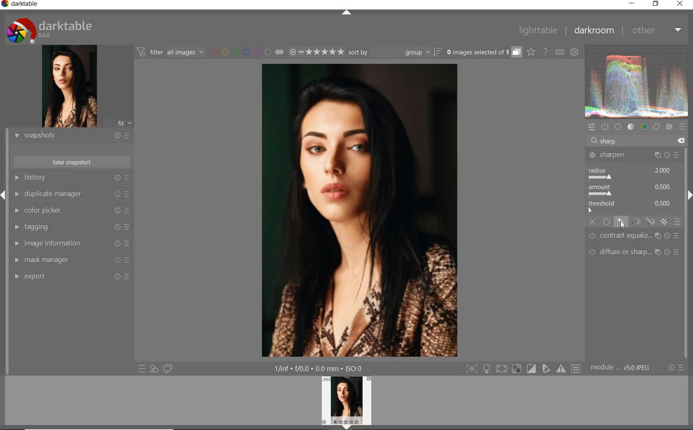 The height and width of the screenshot is (430, 693). Describe the element at coordinates (319, 368) in the screenshot. I see `1/inf*f/0.0 mm*ISO 0` at that location.